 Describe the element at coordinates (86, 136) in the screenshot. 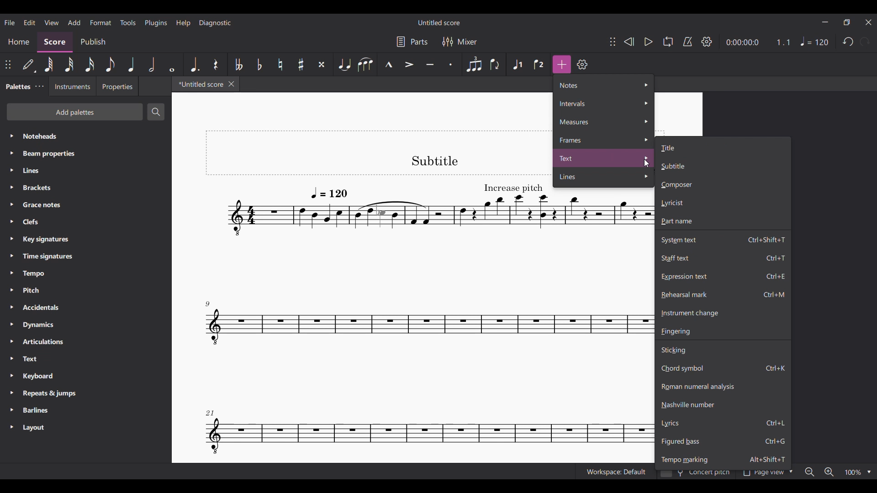

I see `Noteheads` at that location.